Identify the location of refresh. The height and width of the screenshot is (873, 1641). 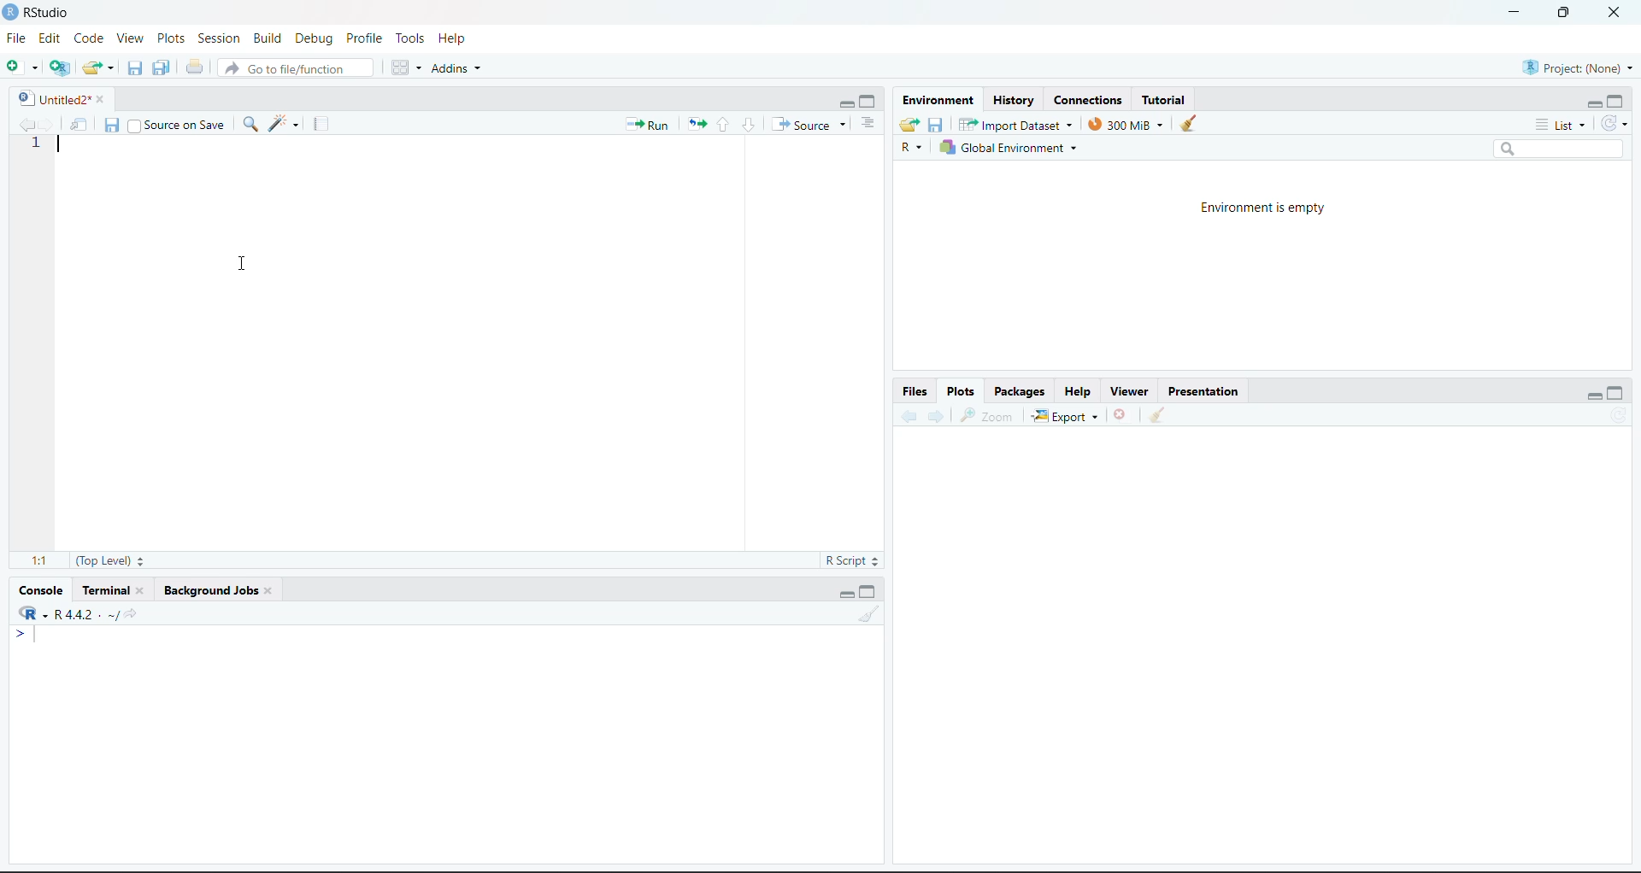
(1616, 126).